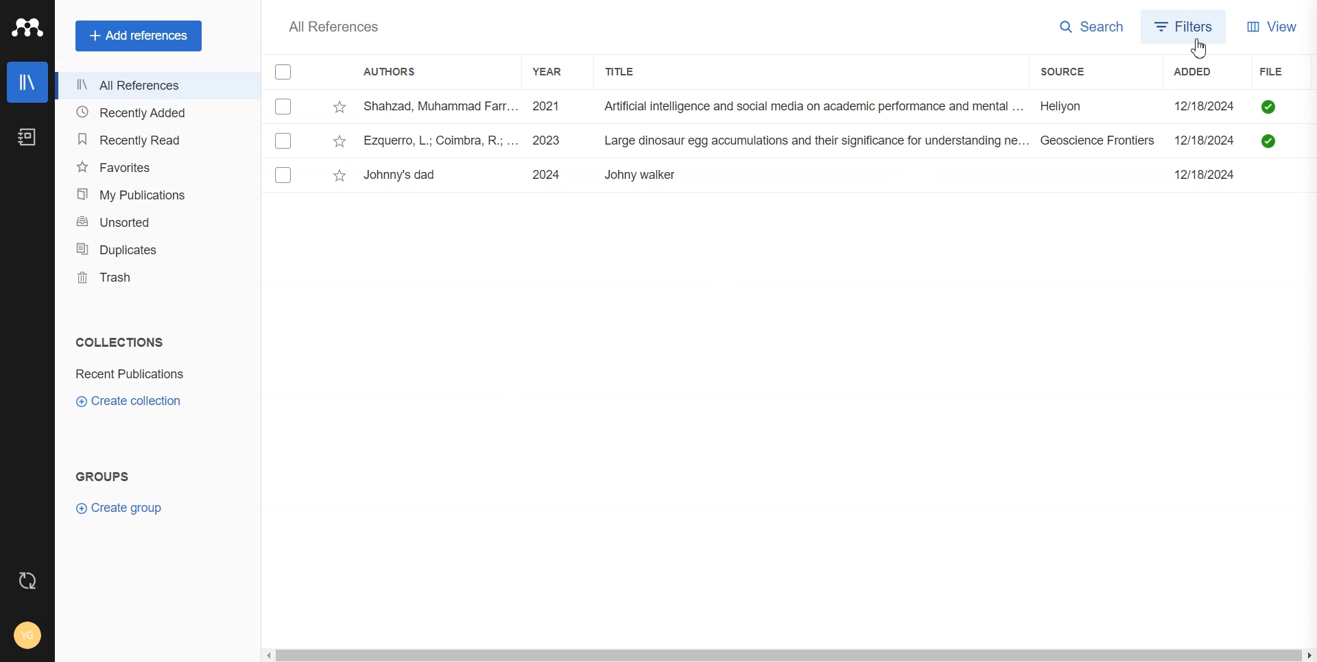 Image resolution: width=1317 pixels, height=662 pixels. Describe the element at coordinates (117, 342) in the screenshot. I see `Collections` at that location.